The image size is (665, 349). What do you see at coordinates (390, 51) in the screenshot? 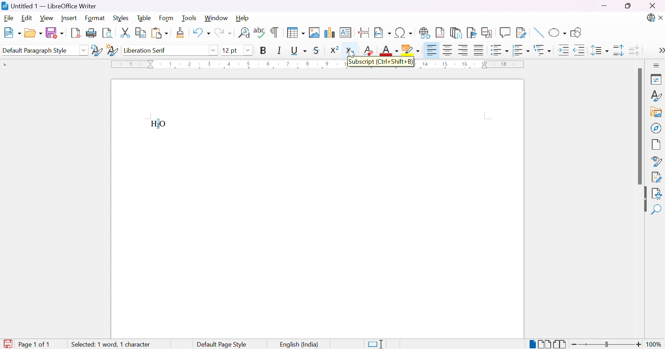
I see `Font color` at bounding box center [390, 51].